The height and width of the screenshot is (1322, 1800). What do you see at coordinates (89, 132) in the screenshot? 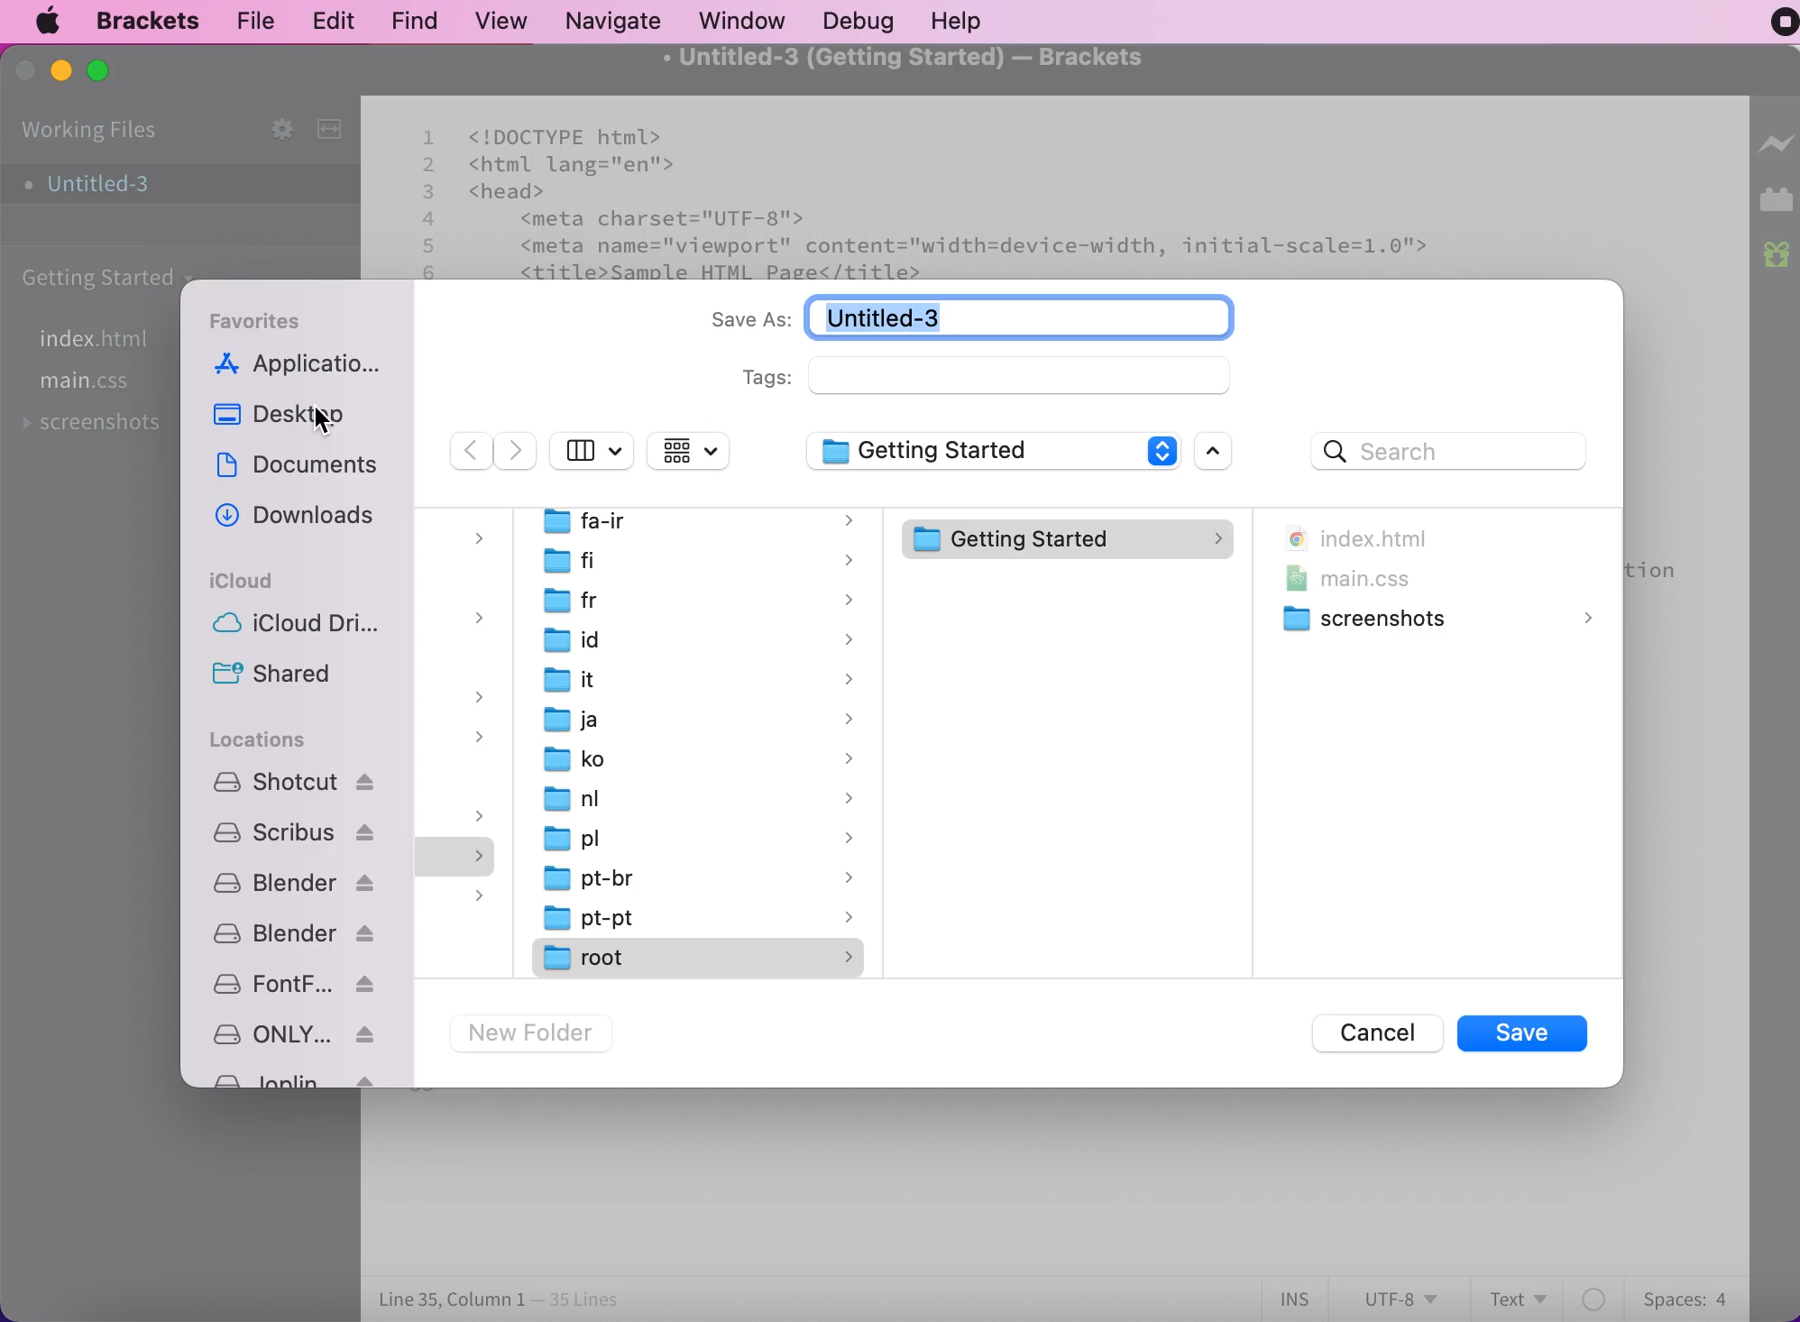
I see `working files` at bounding box center [89, 132].